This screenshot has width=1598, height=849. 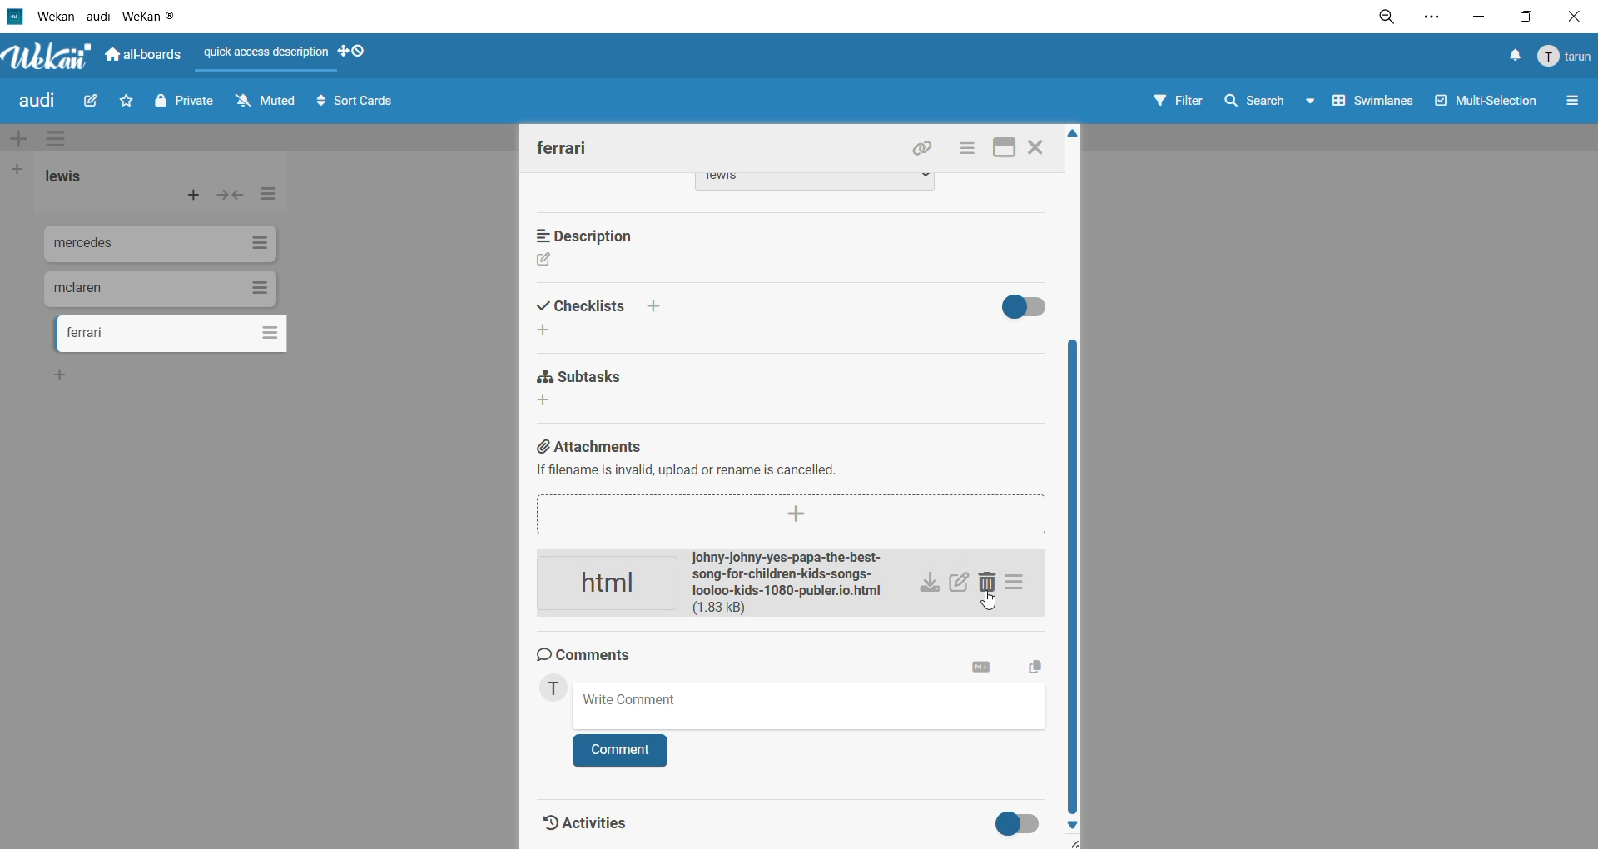 I want to click on app logo, so click(x=46, y=52).